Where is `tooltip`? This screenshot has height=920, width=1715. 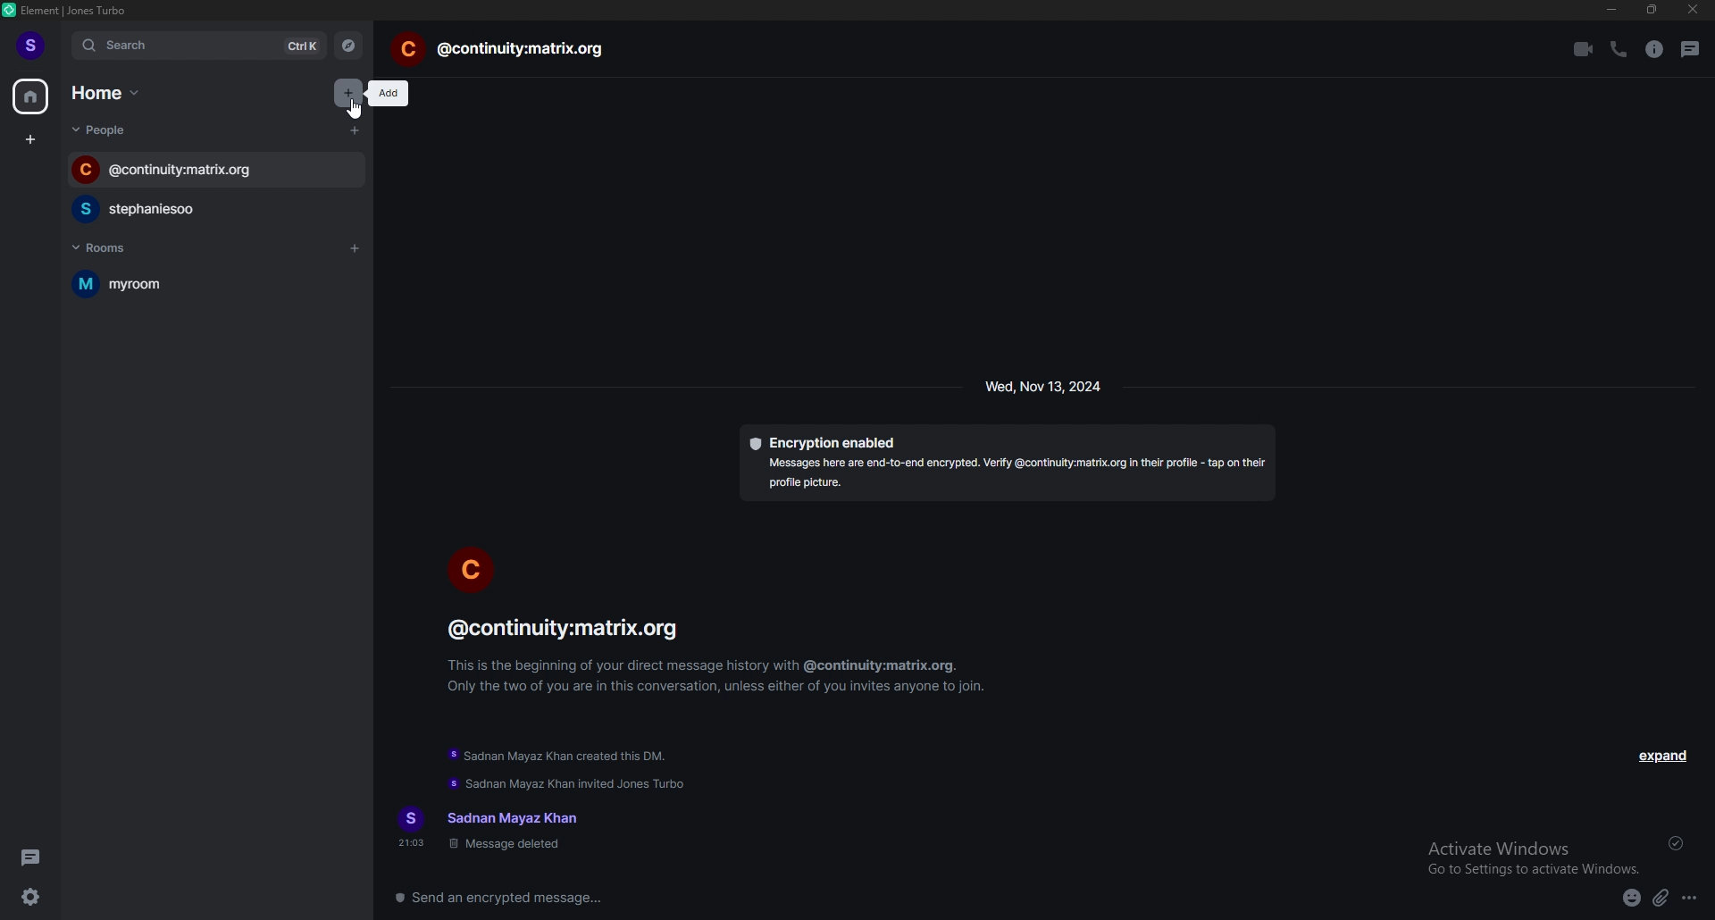
tooltip is located at coordinates (393, 94).